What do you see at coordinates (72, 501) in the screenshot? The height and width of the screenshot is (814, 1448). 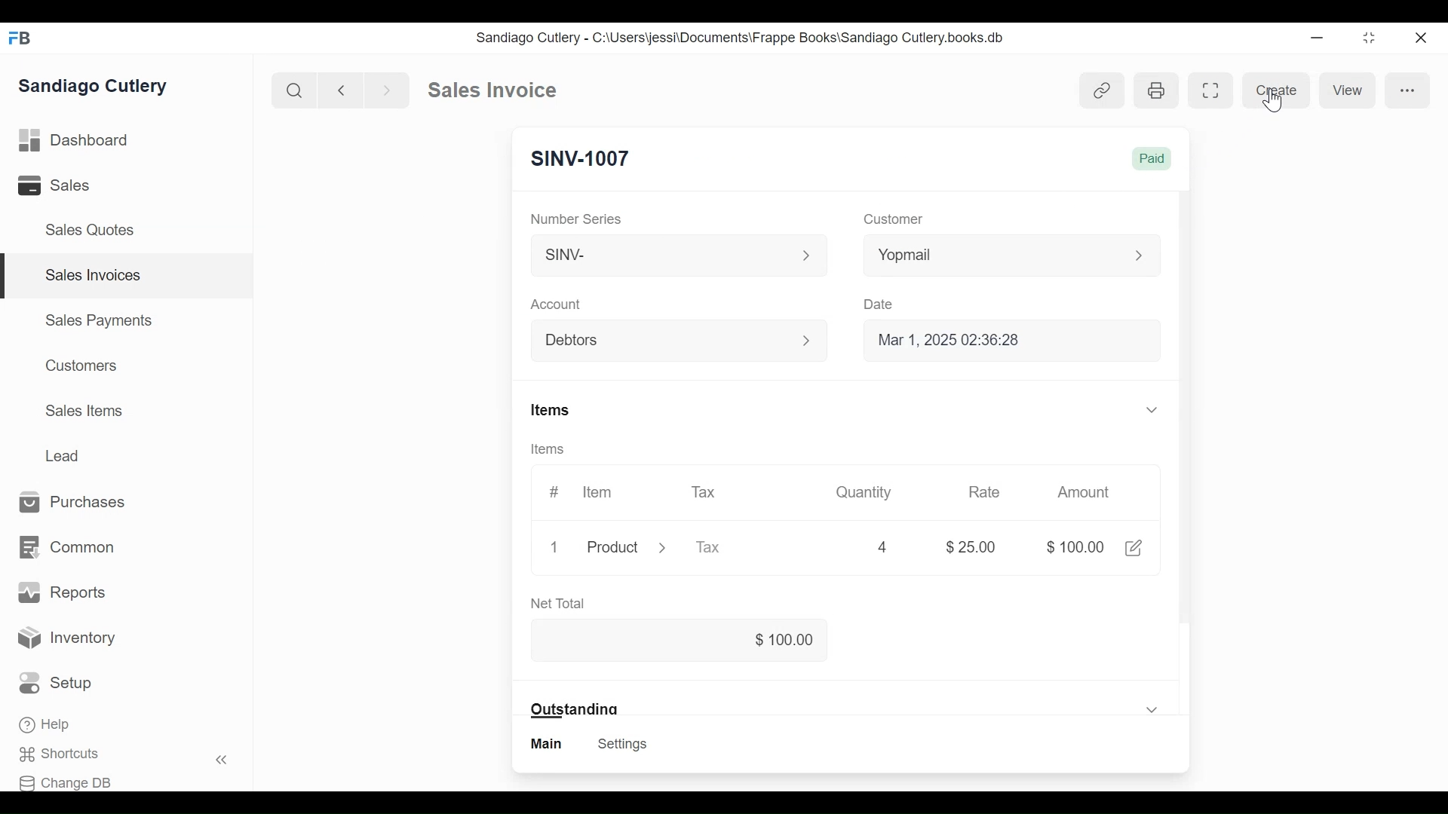 I see `Purchases` at bounding box center [72, 501].